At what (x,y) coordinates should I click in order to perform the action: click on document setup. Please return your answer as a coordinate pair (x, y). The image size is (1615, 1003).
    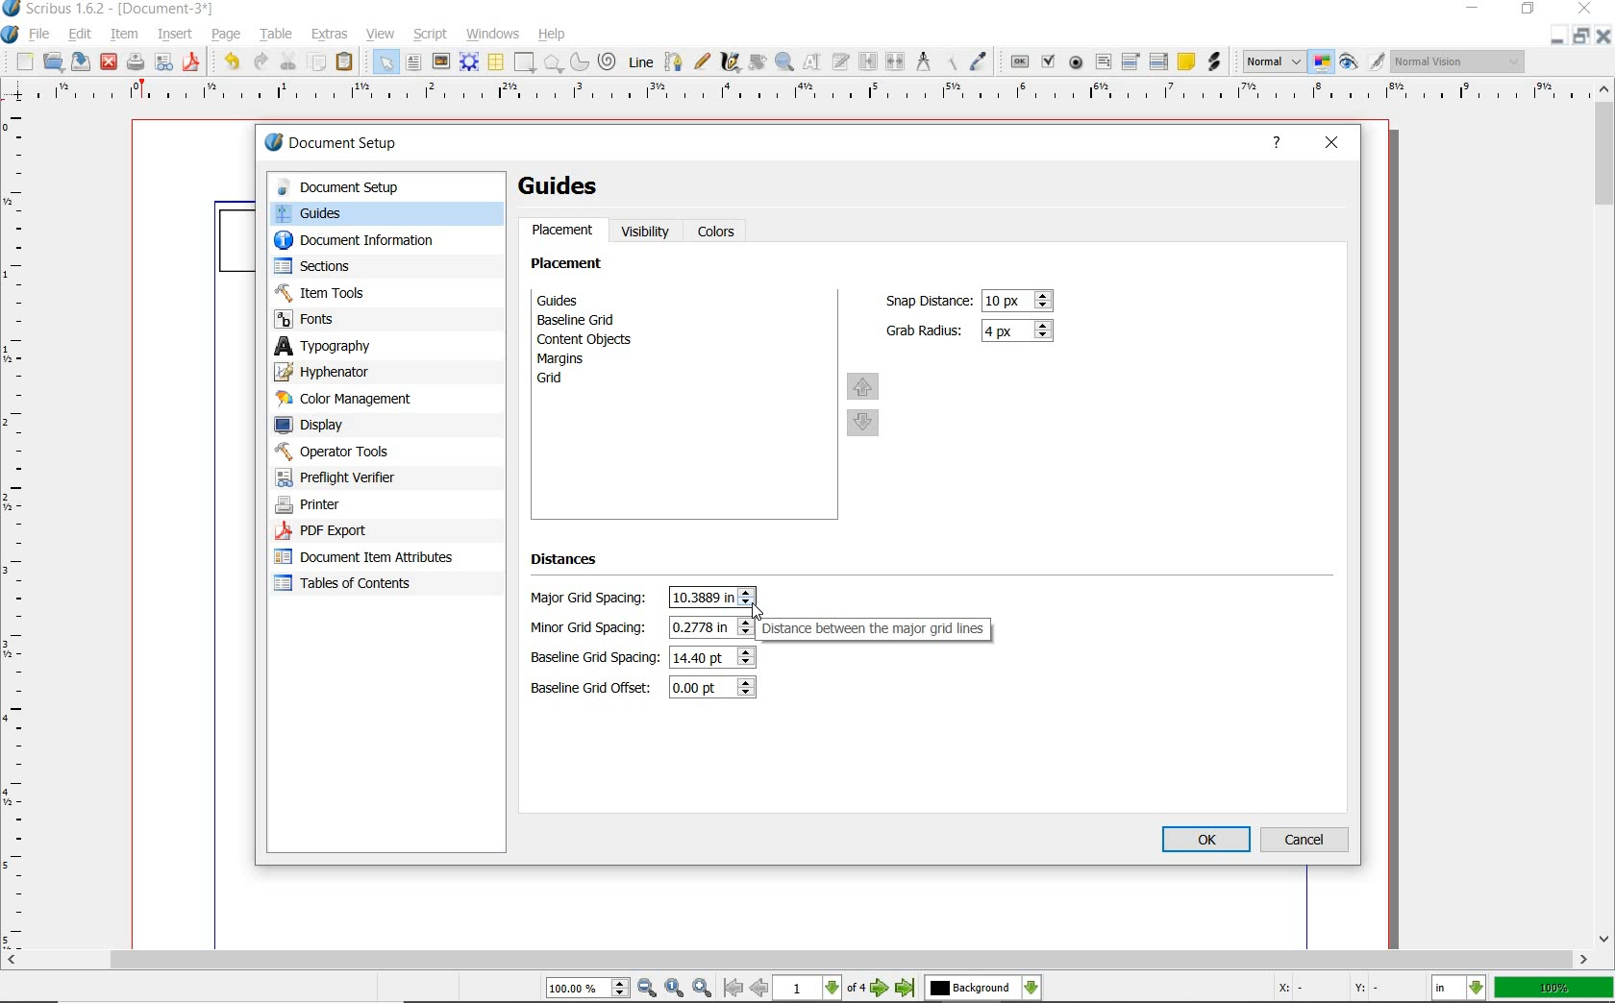
    Looking at the image, I should click on (353, 145).